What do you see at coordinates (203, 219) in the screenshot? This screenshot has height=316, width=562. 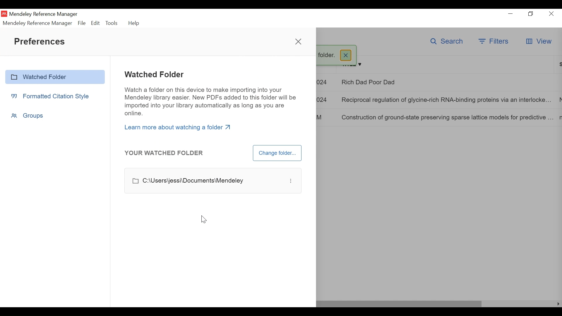 I see `cursor` at bounding box center [203, 219].